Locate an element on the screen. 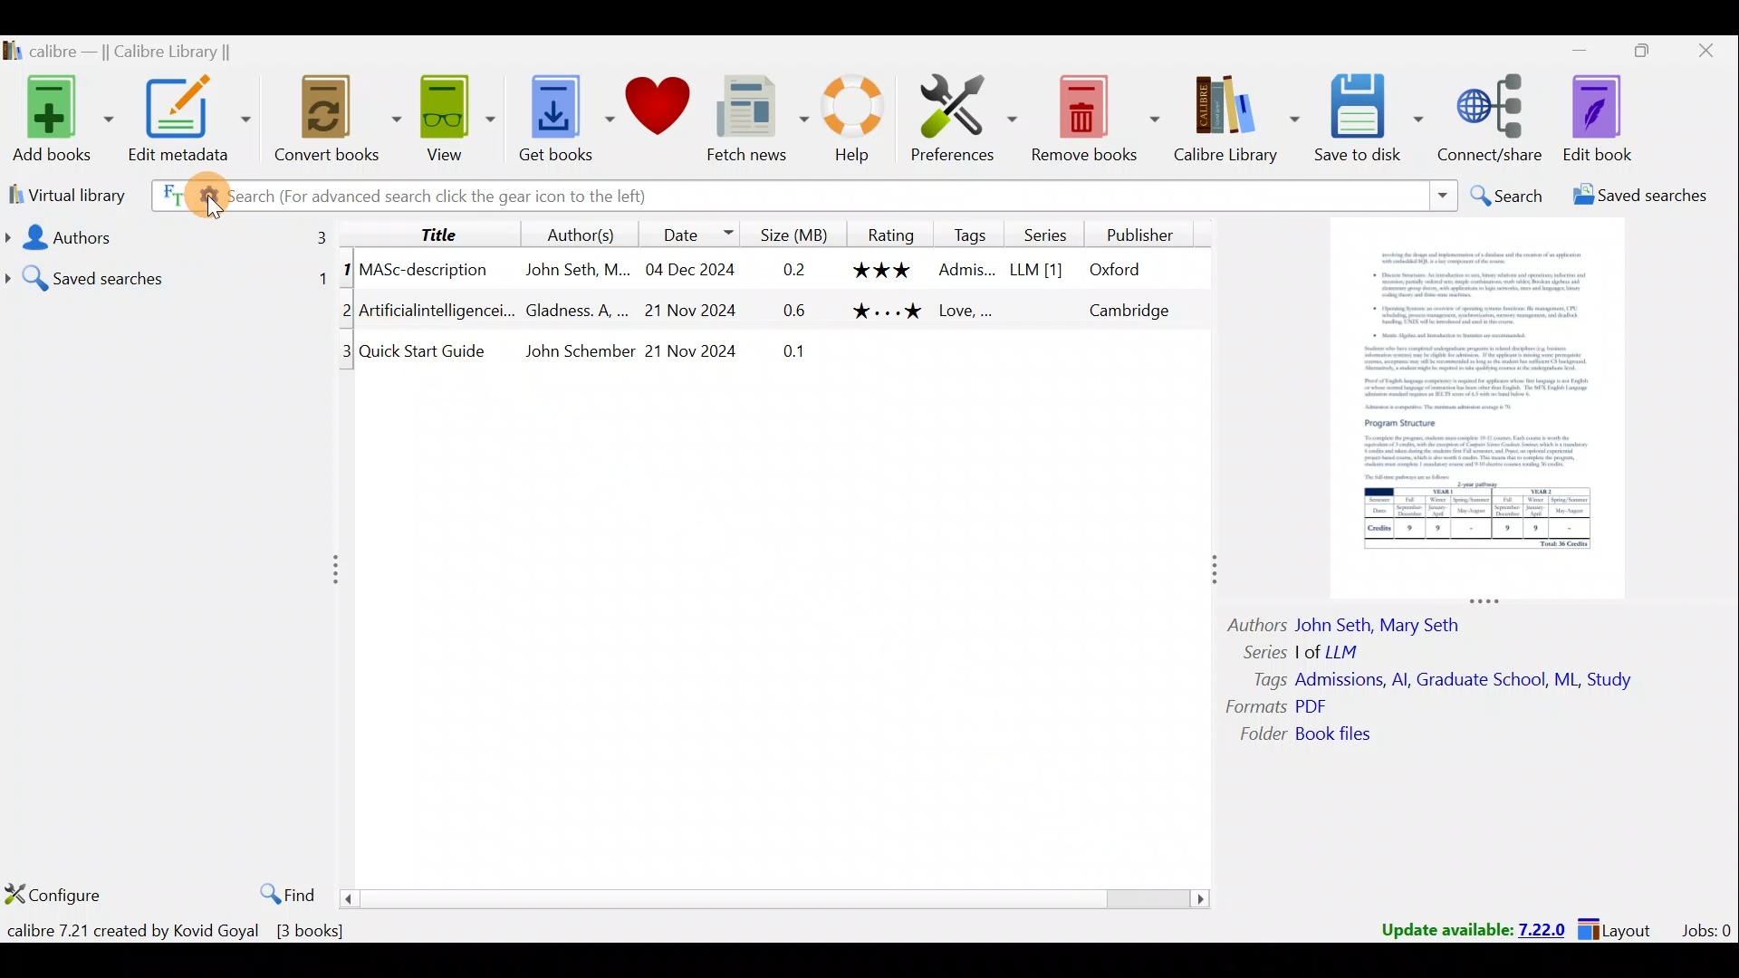 Image resolution: width=1739 pixels, height=978 pixels. 0.1 is located at coordinates (798, 353).